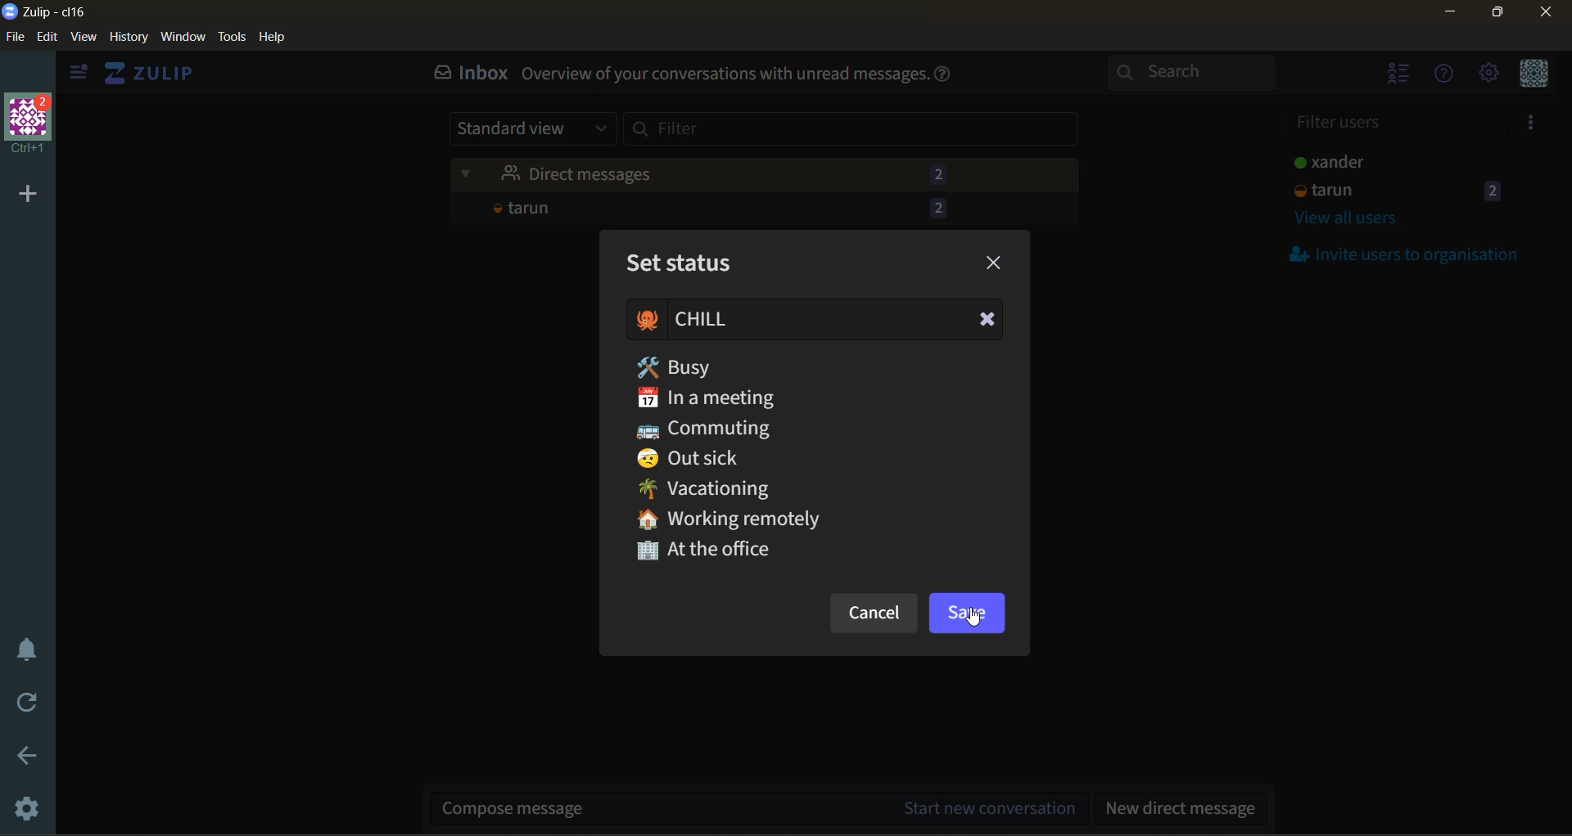  I want to click on enable do not disturb, so click(25, 656).